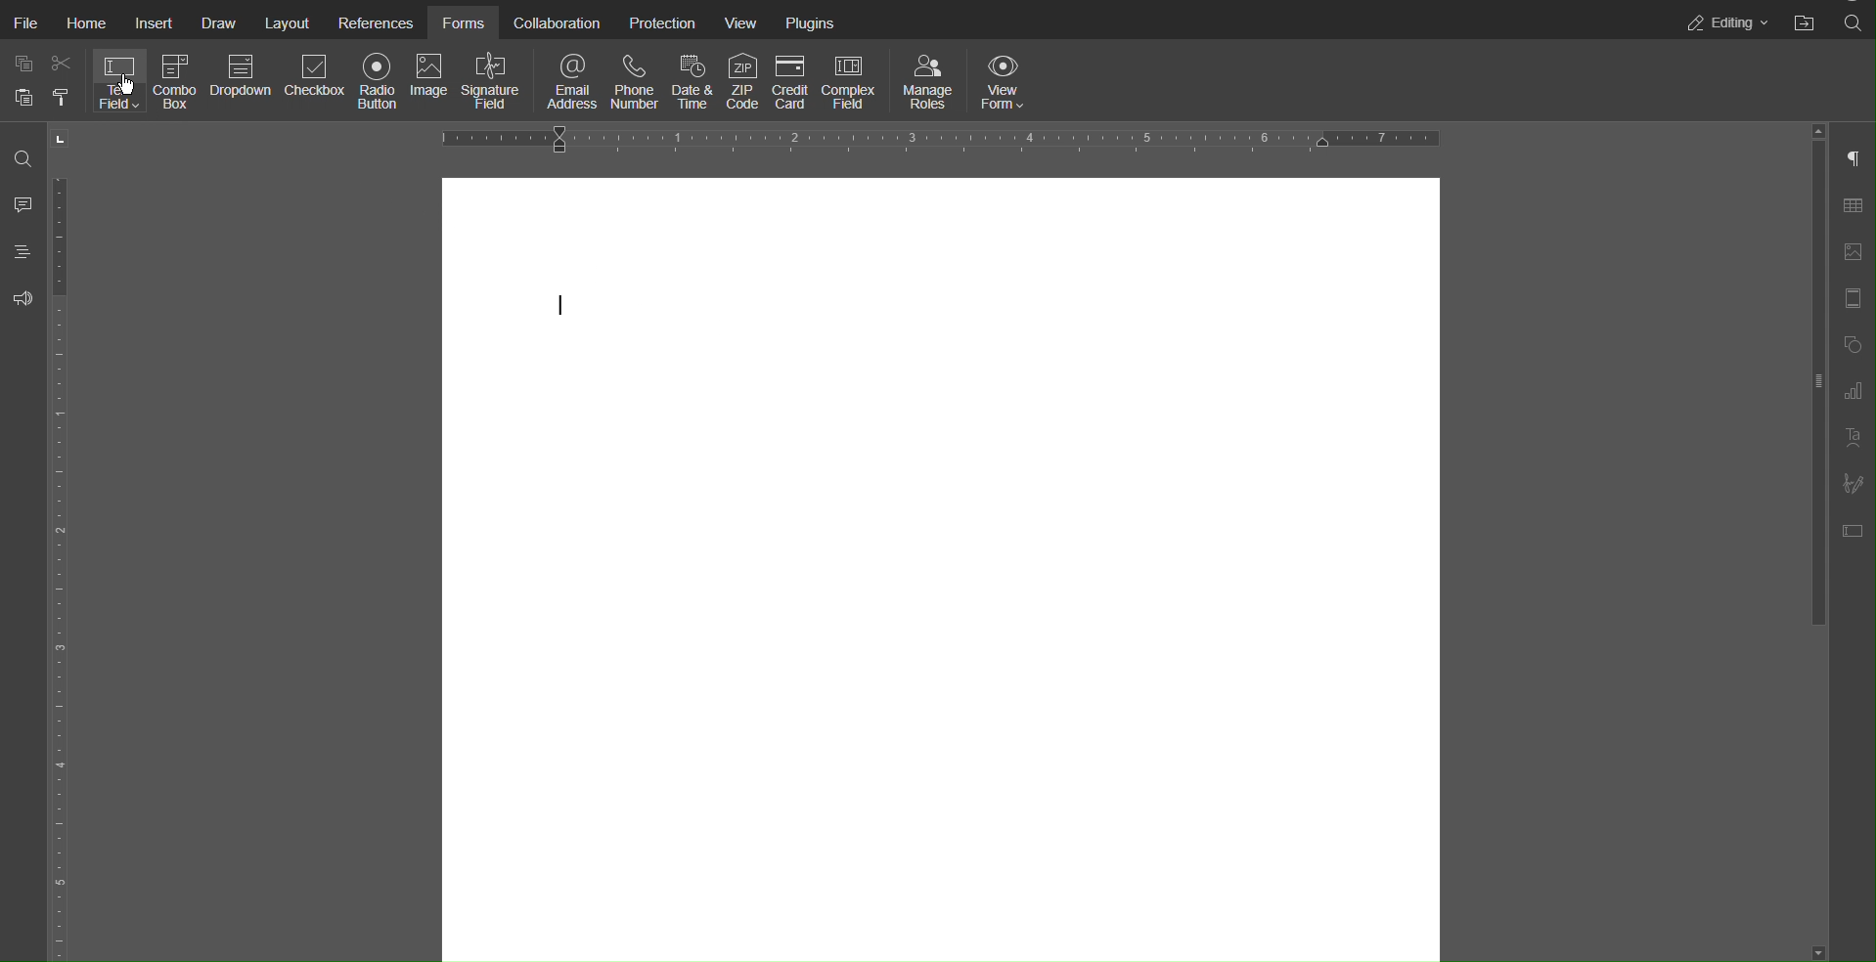 The height and width of the screenshot is (962, 1876). I want to click on Text Field, so click(120, 81).